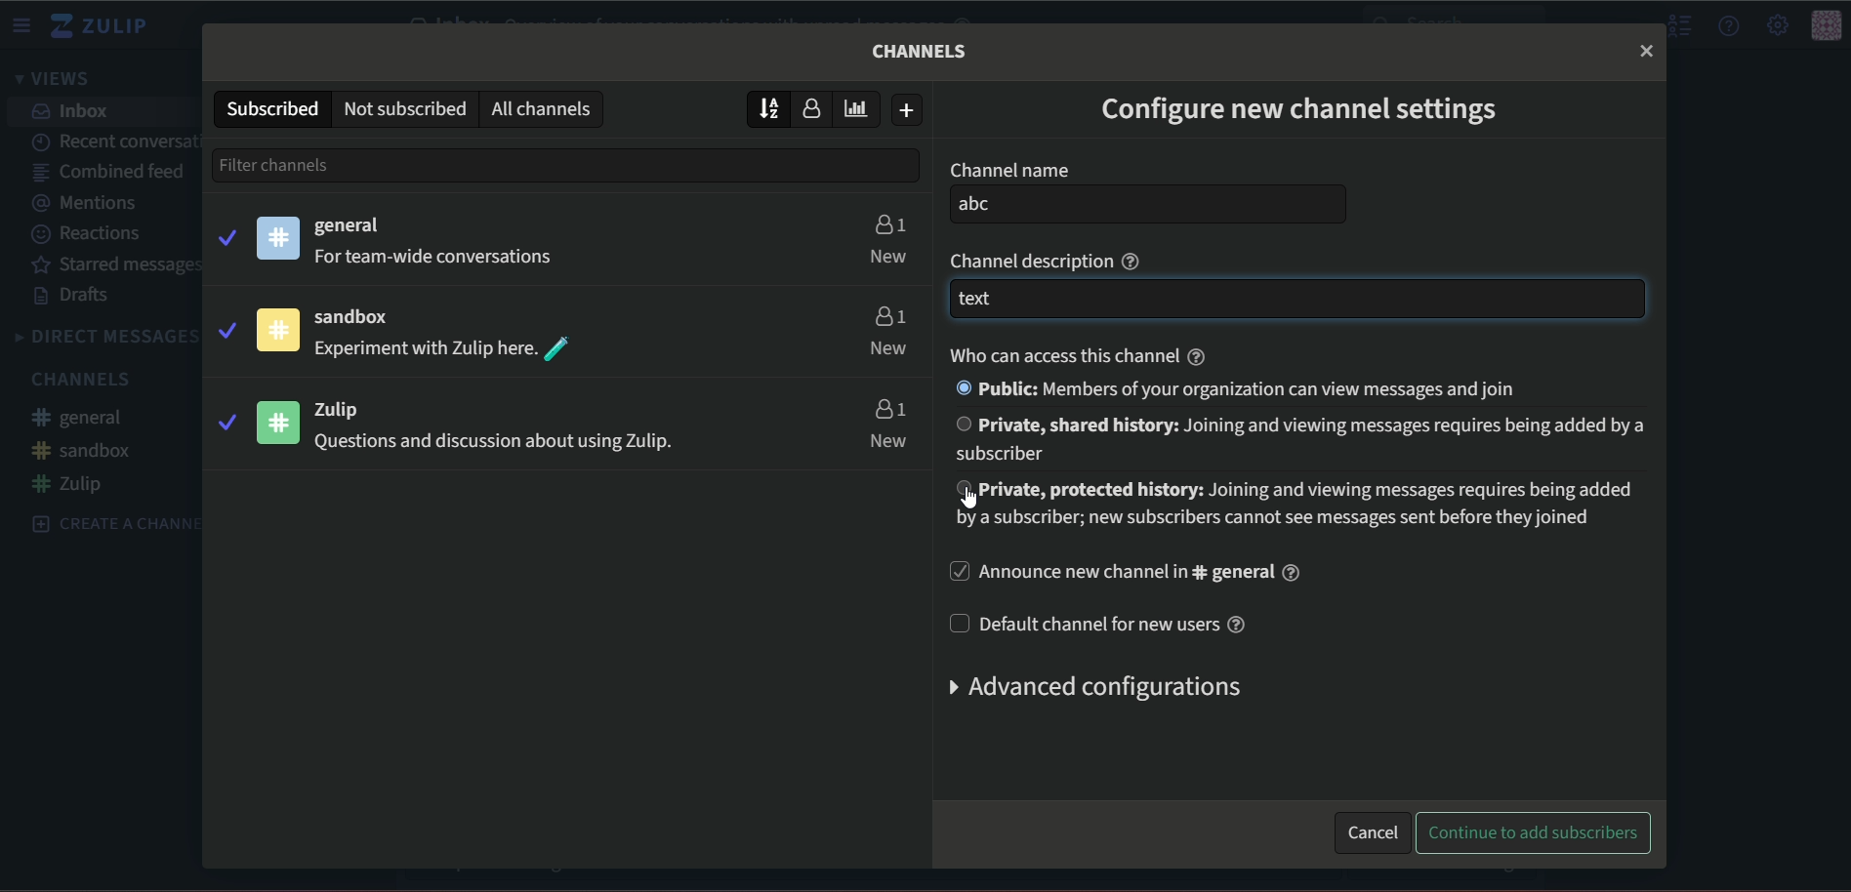 The width and height of the screenshot is (1851, 892). I want to click on  Private, shared history: Joining and viewing messages requires being added by asubscriber, so click(1293, 439).